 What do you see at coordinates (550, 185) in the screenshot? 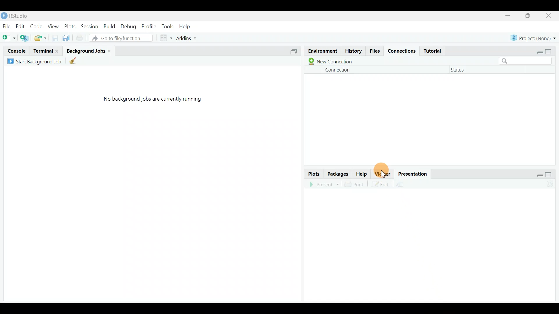
I see `Refresh the presentation view` at bounding box center [550, 185].